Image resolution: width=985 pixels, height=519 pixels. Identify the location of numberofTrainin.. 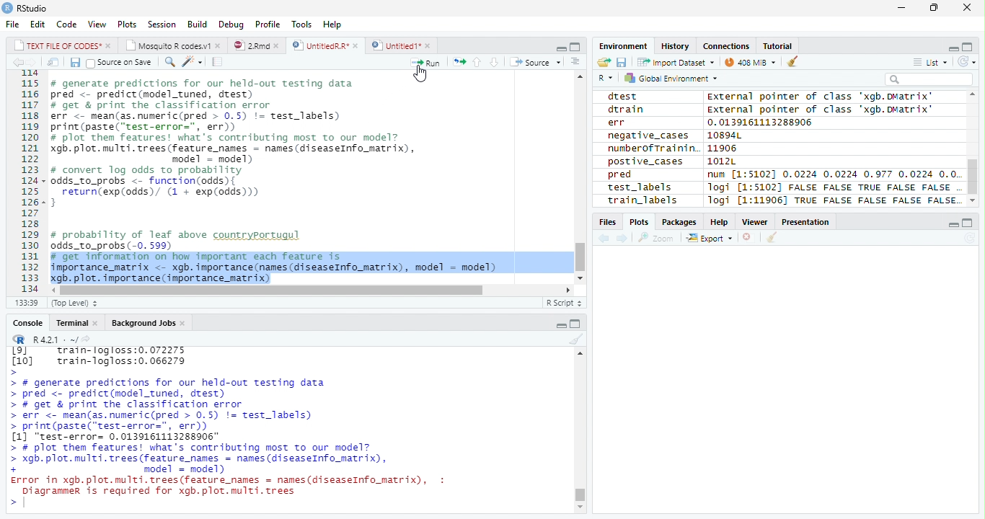
(652, 148).